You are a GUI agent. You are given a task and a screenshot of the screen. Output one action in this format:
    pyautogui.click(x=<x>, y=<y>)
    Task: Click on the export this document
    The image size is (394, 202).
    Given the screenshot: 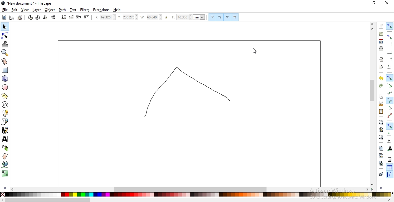 What is the action you would take?
    pyautogui.click(x=380, y=67)
    